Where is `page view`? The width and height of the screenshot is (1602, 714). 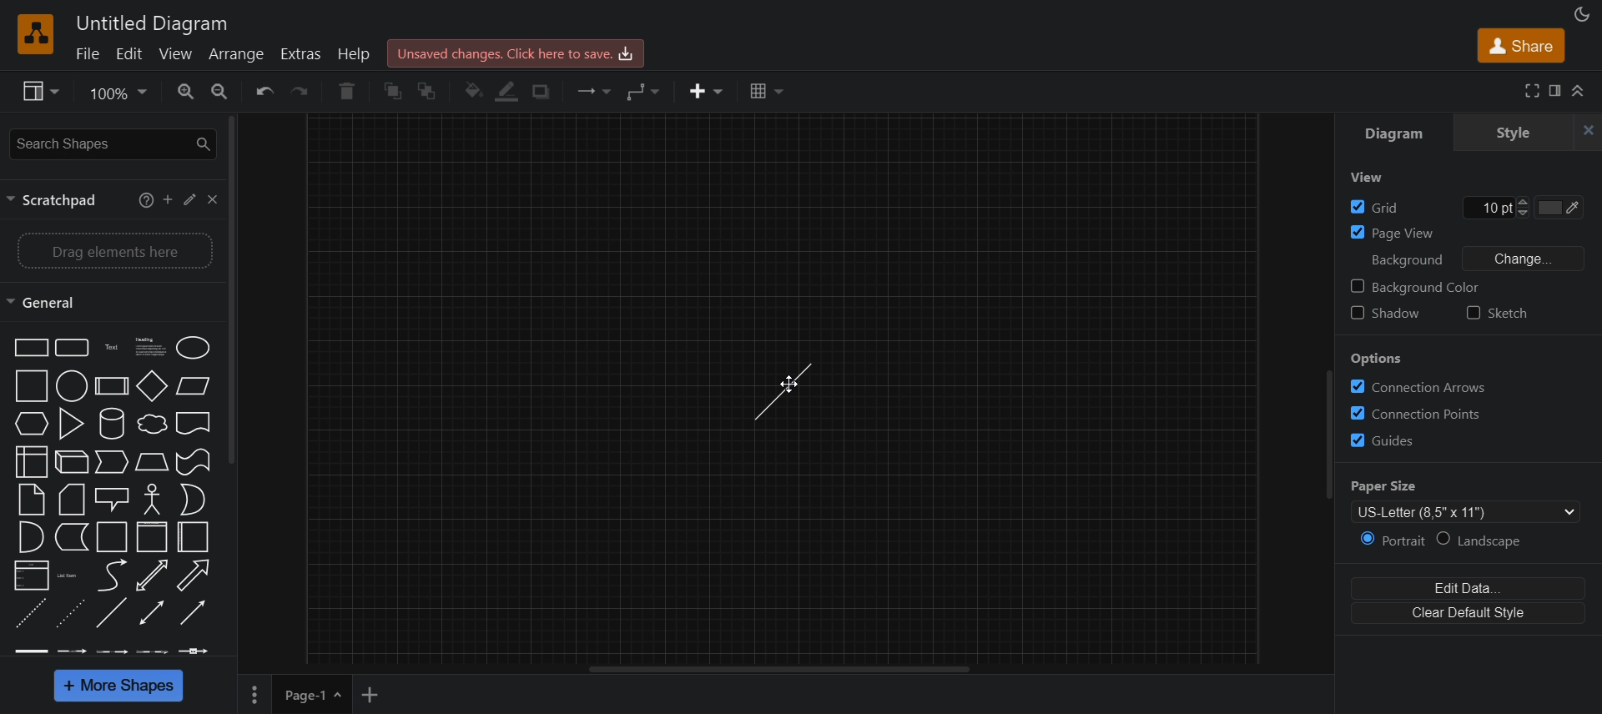
page view is located at coordinates (1390, 233).